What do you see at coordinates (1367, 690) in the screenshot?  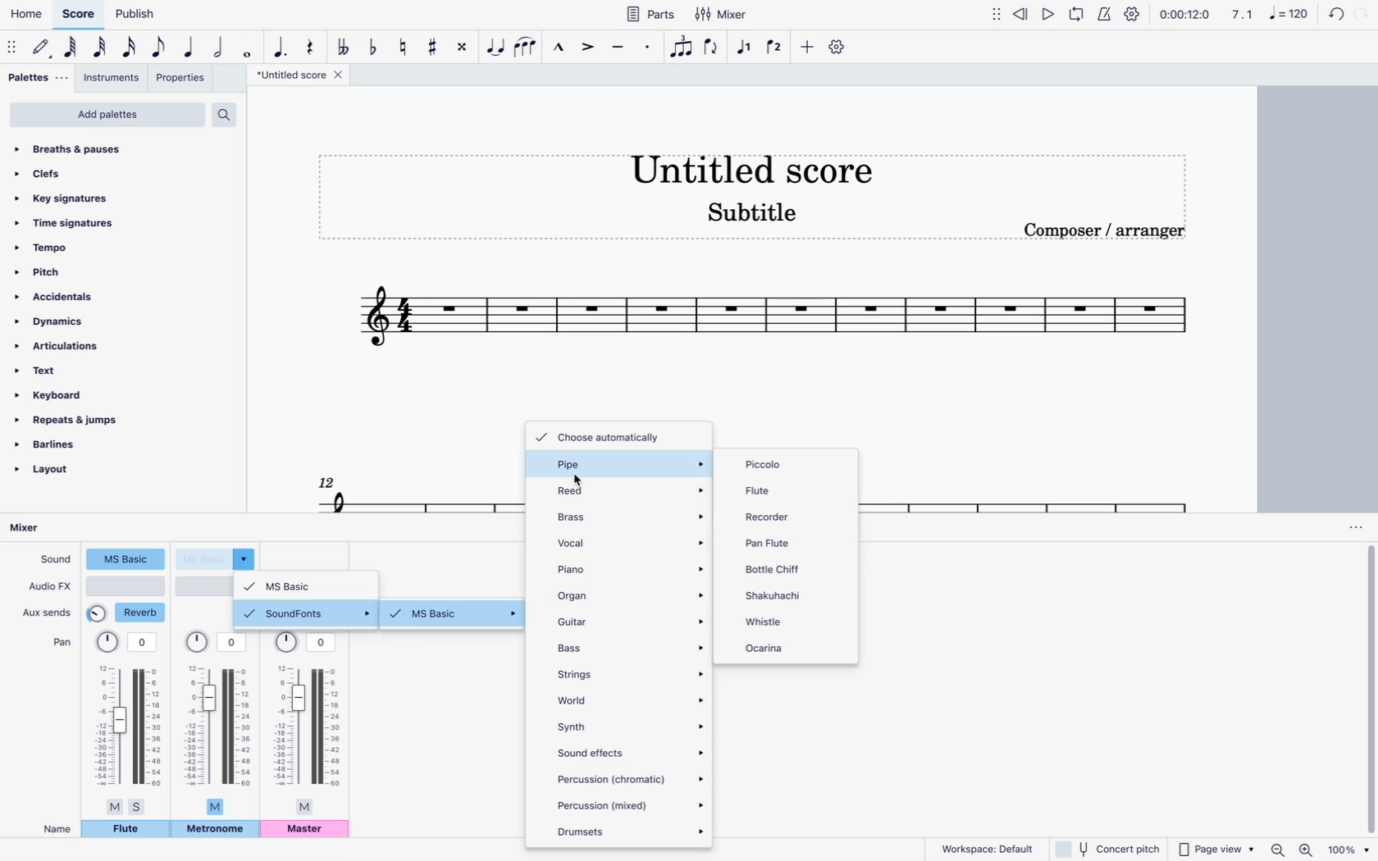 I see `vertical scrollbar` at bounding box center [1367, 690].